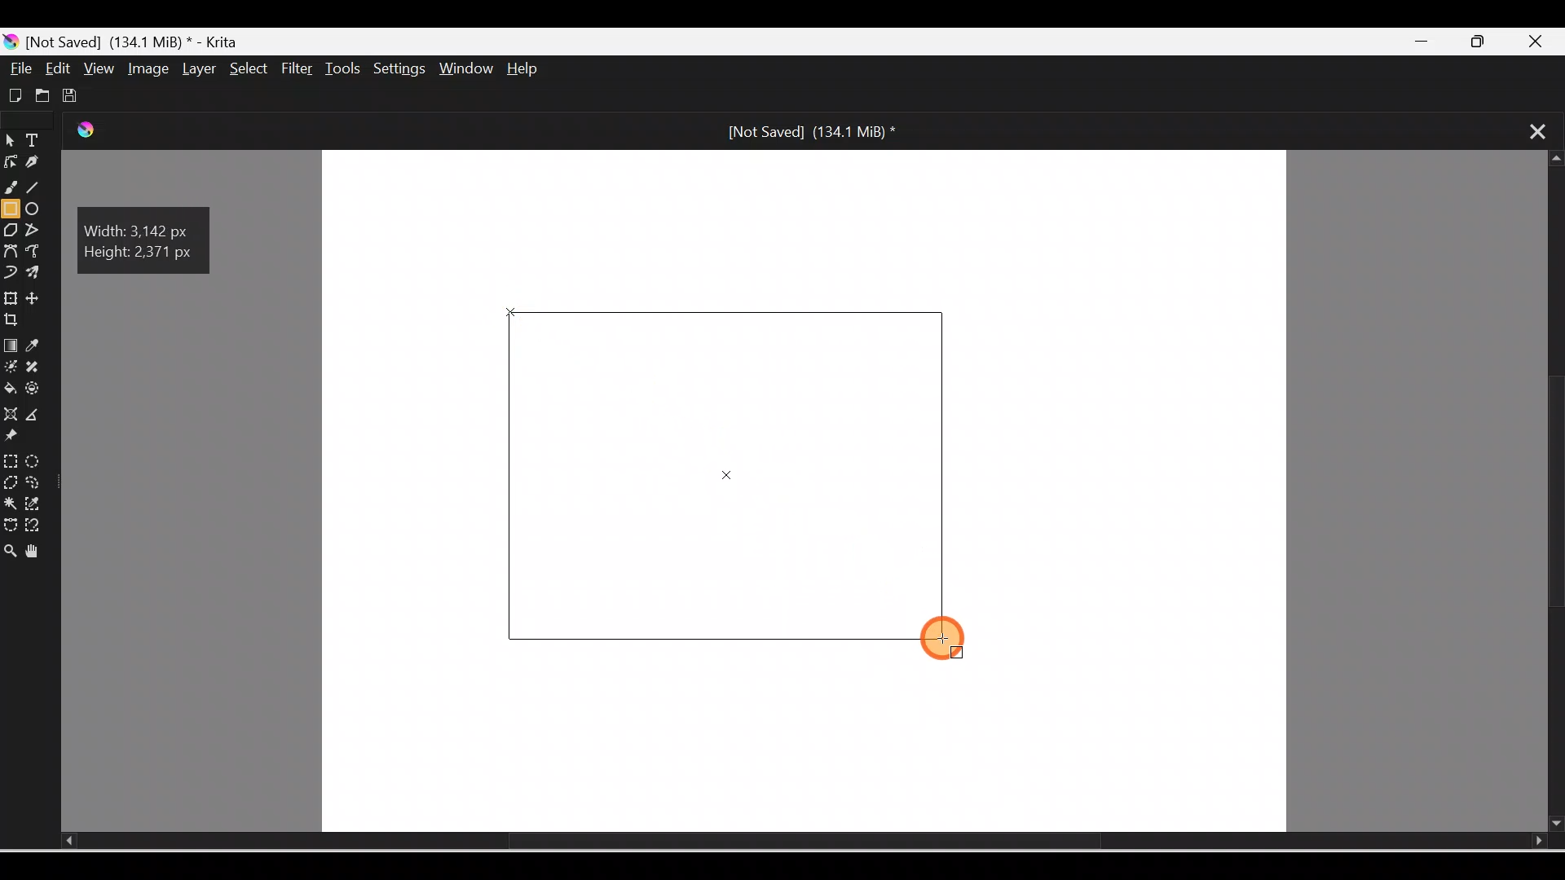 This screenshot has height=880, width=1565. What do you see at coordinates (10, 502) in the screenshot?
I see `Contiguous selection tool` at bounding box center [10, 502].